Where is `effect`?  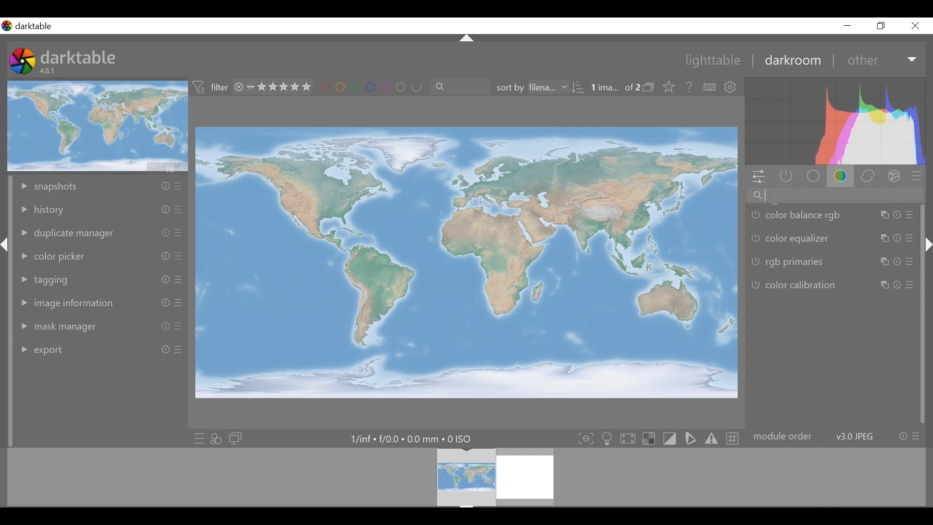
effect is located at coordinates (894, 175).